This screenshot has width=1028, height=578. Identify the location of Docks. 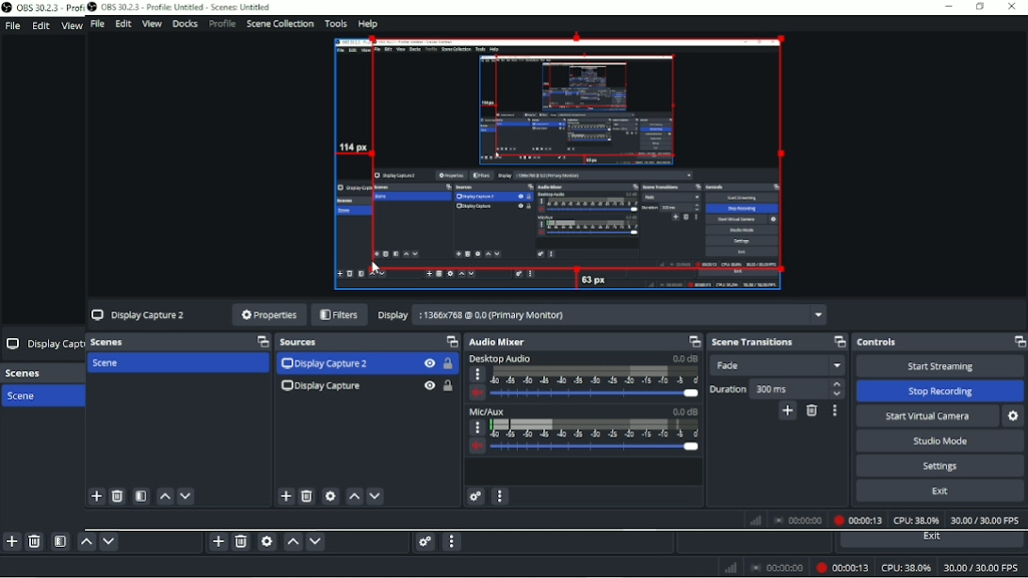
(186, 24).